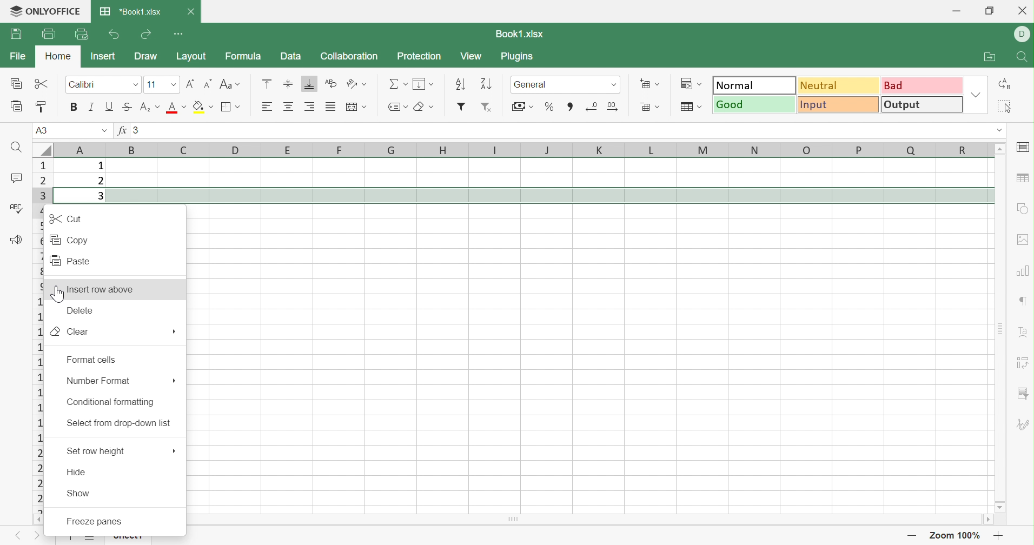  Describe the element at coordinates (514, 149) in the screenshot. I see `Column Names` at that location.